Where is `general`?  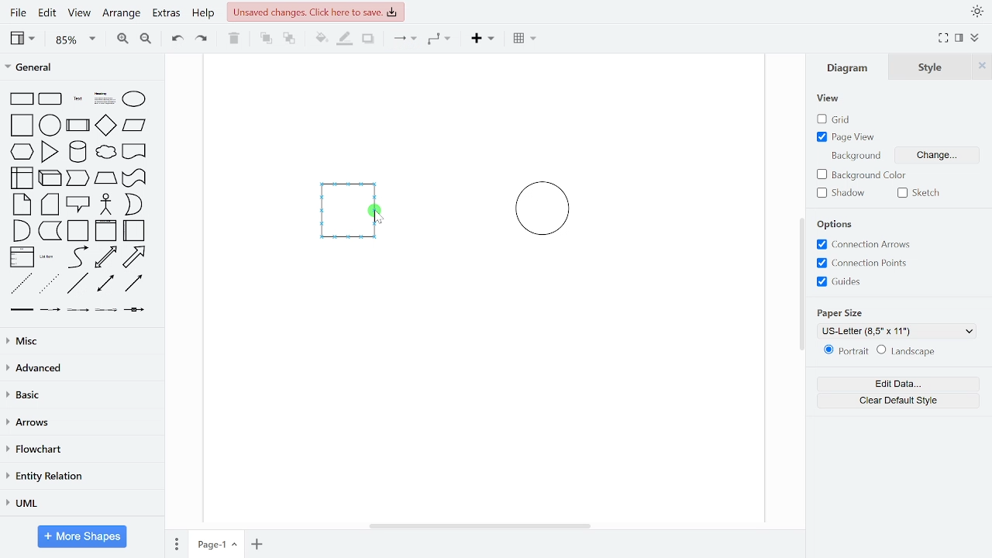 general is located at coordinates (83, 69).